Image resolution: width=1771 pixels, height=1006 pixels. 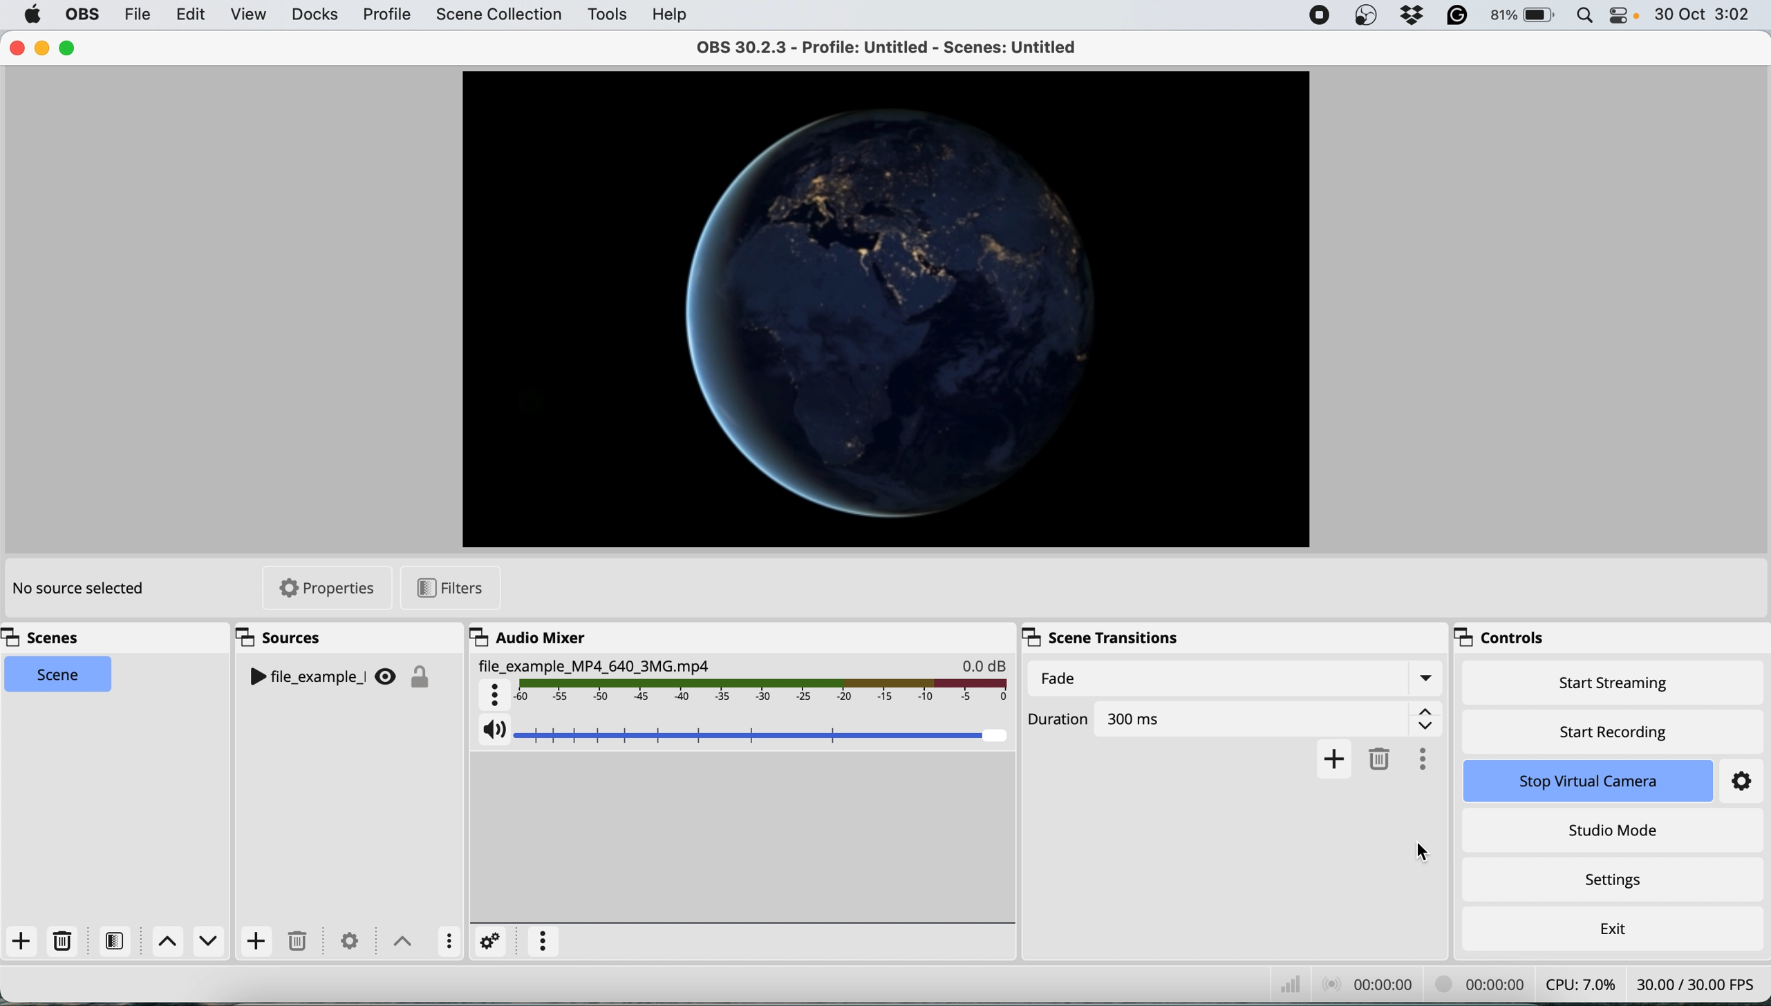 What do you see at coordinates (41, 47) in the screenshot?
I see `minimise` at bounding box center [41, 47].